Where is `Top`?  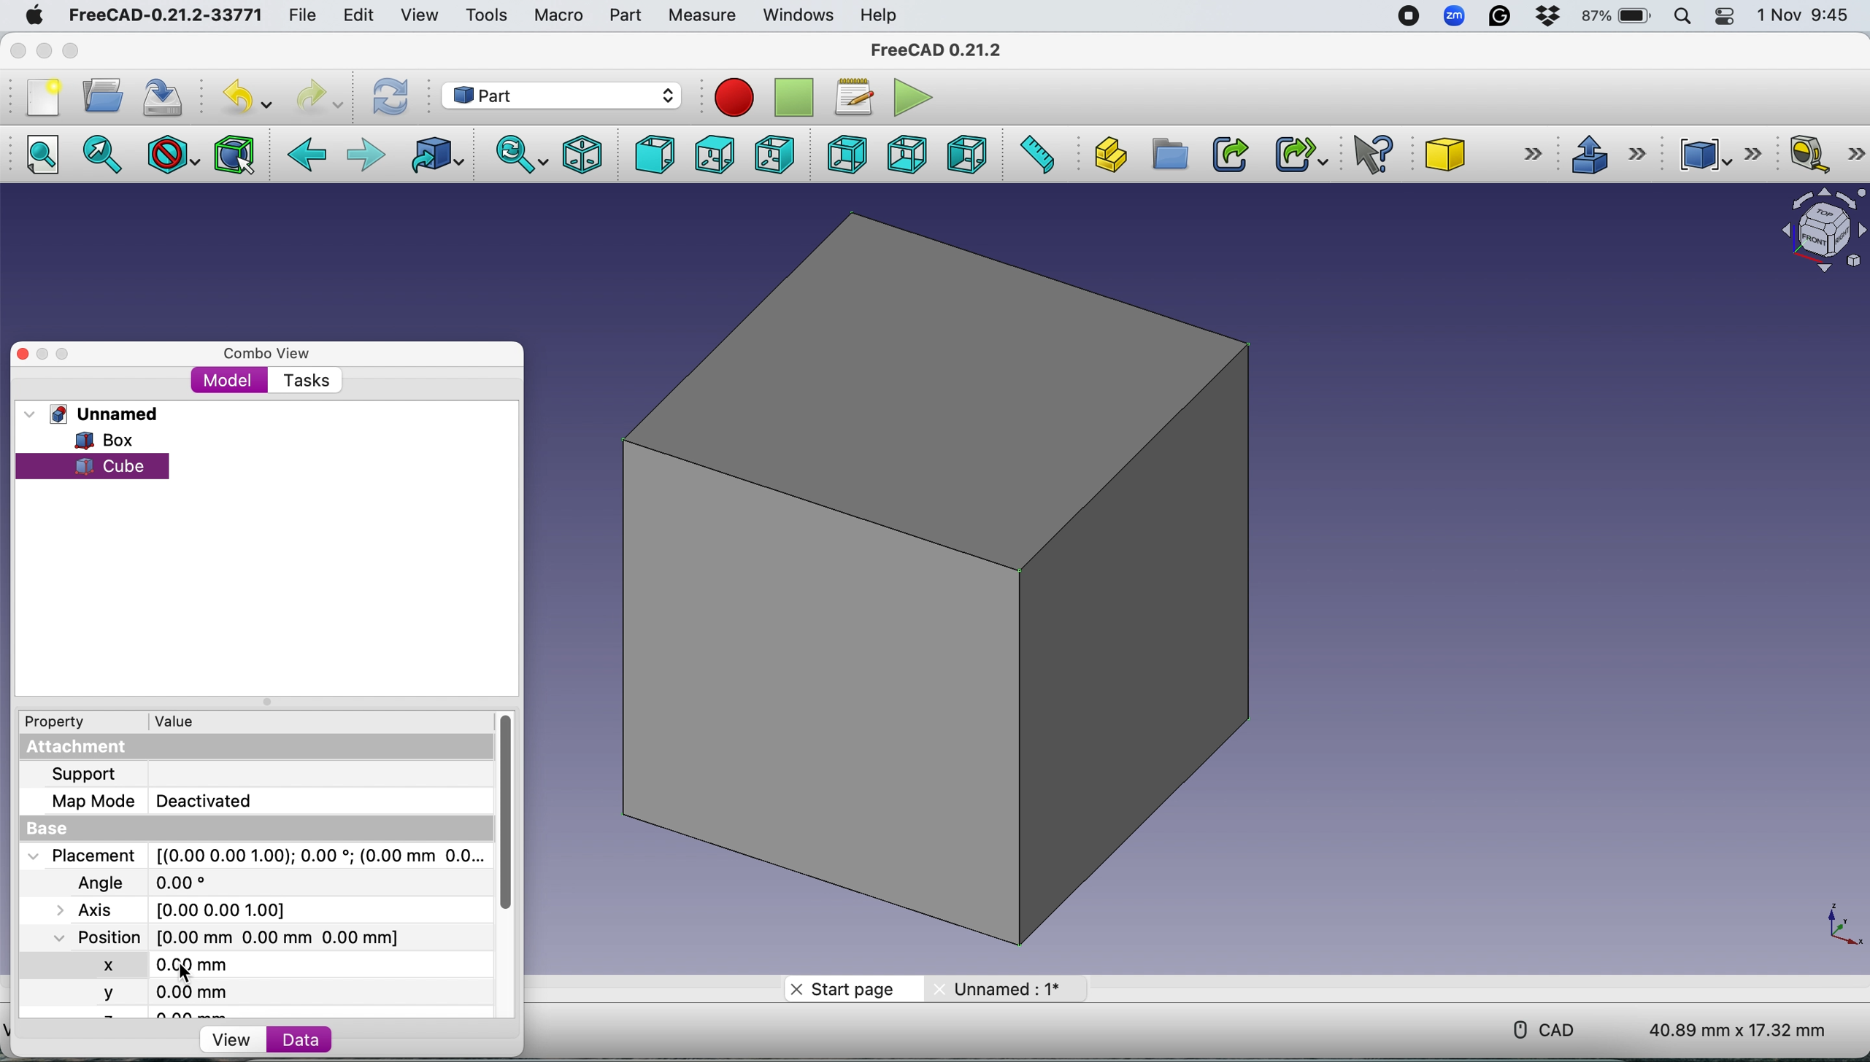
Top is located at coordinates (713, 155).